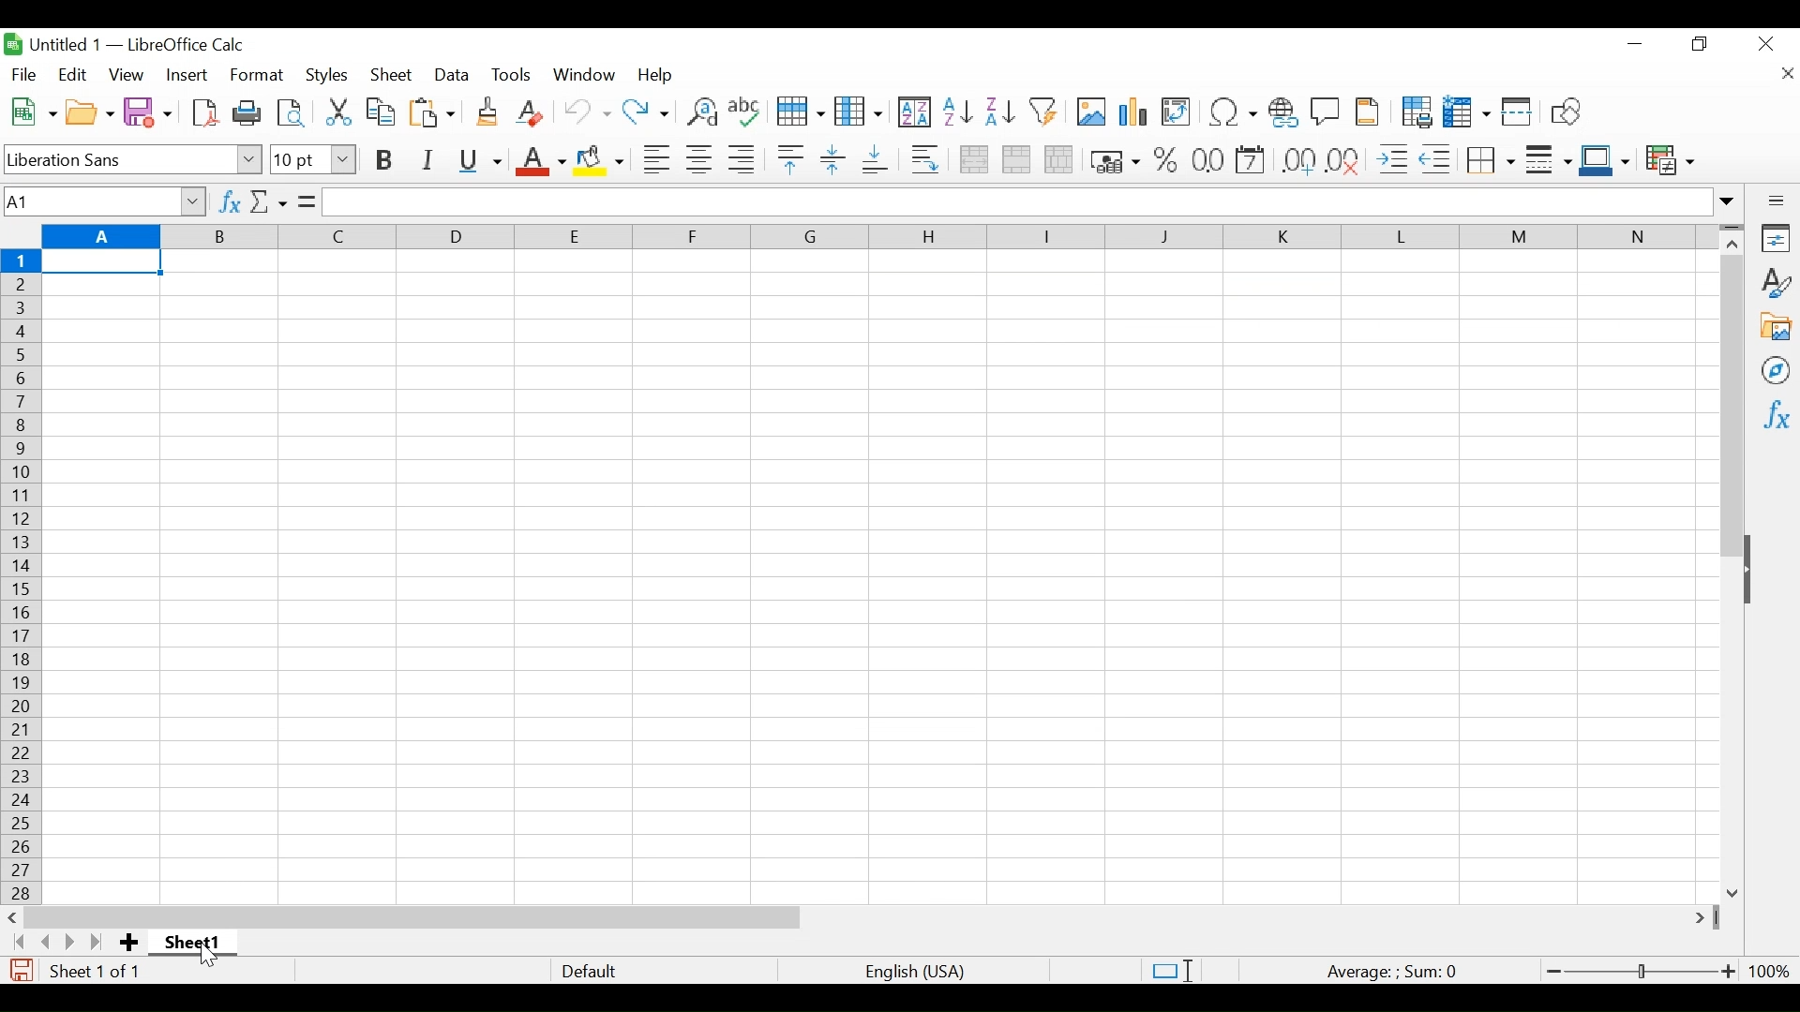 The width and height of the screenshot is (1800, 1012). What do you see at coordinates (1788, 74) in the screenshot?
I see `Close document` at bounding box center [1788, 74].